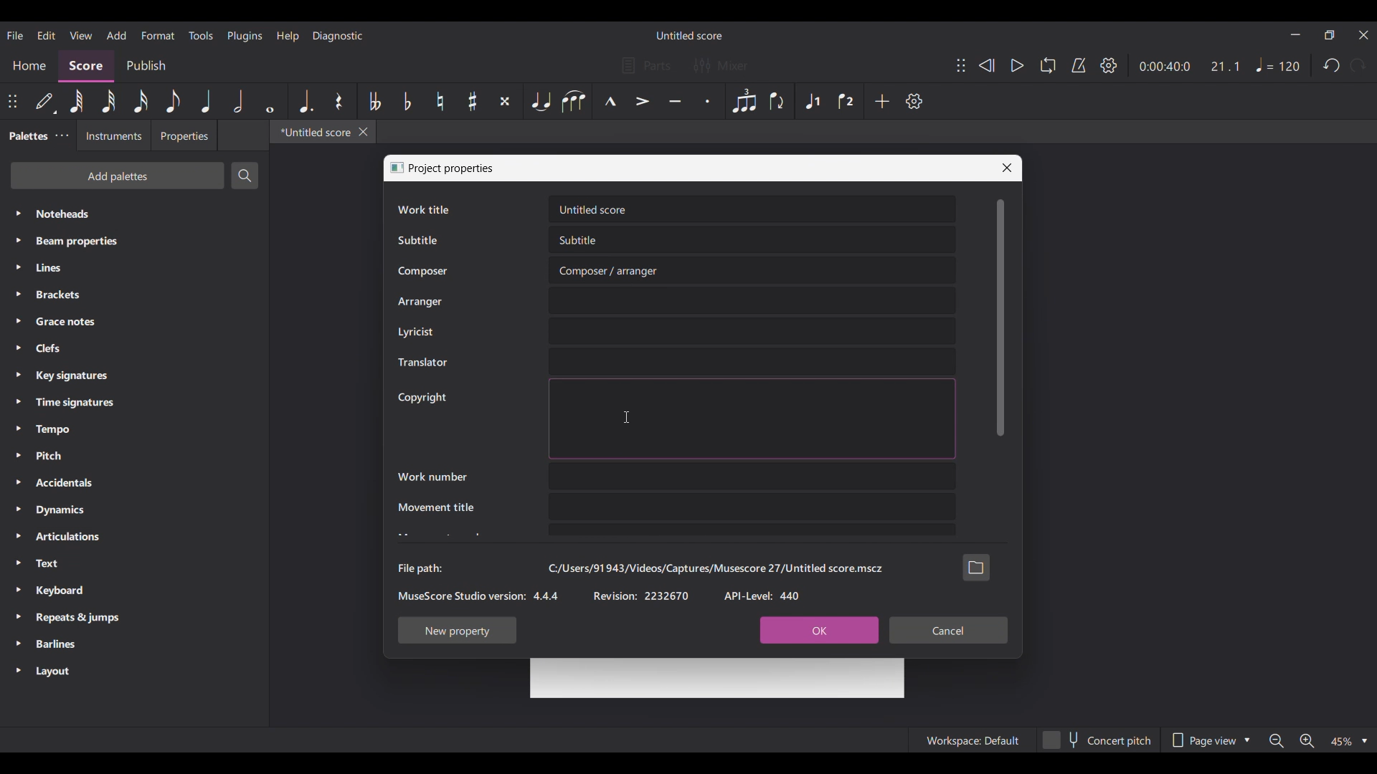 The width and height of the screenshot is (1377, 774). Describe the element at coordinates (134, 563) in the screenshot. I see `Text` at that location.